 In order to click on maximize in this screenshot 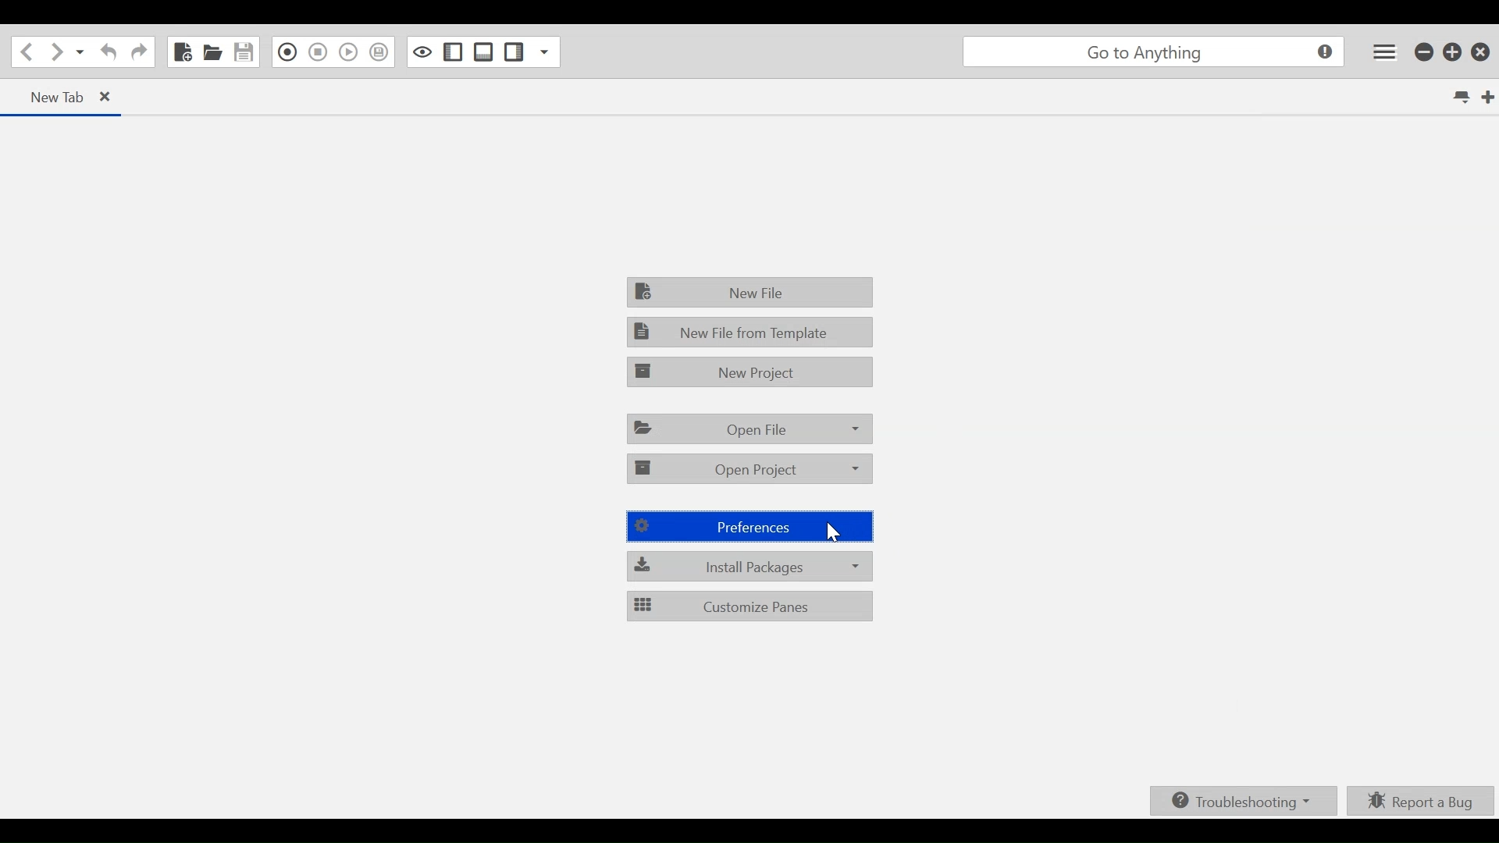, I will do `click(1454, 54)`.